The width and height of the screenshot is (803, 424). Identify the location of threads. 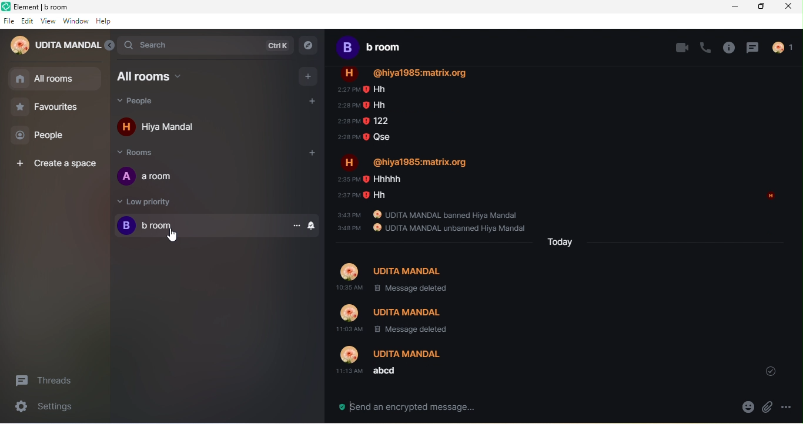
(754, 47).